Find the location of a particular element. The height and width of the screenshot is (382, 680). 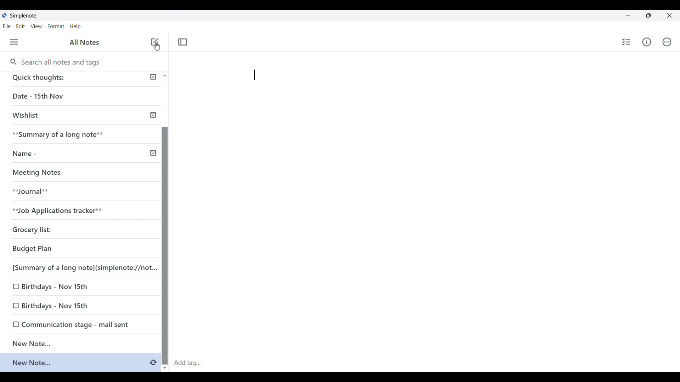

Indicates saving is located at coordinates (153, 363).